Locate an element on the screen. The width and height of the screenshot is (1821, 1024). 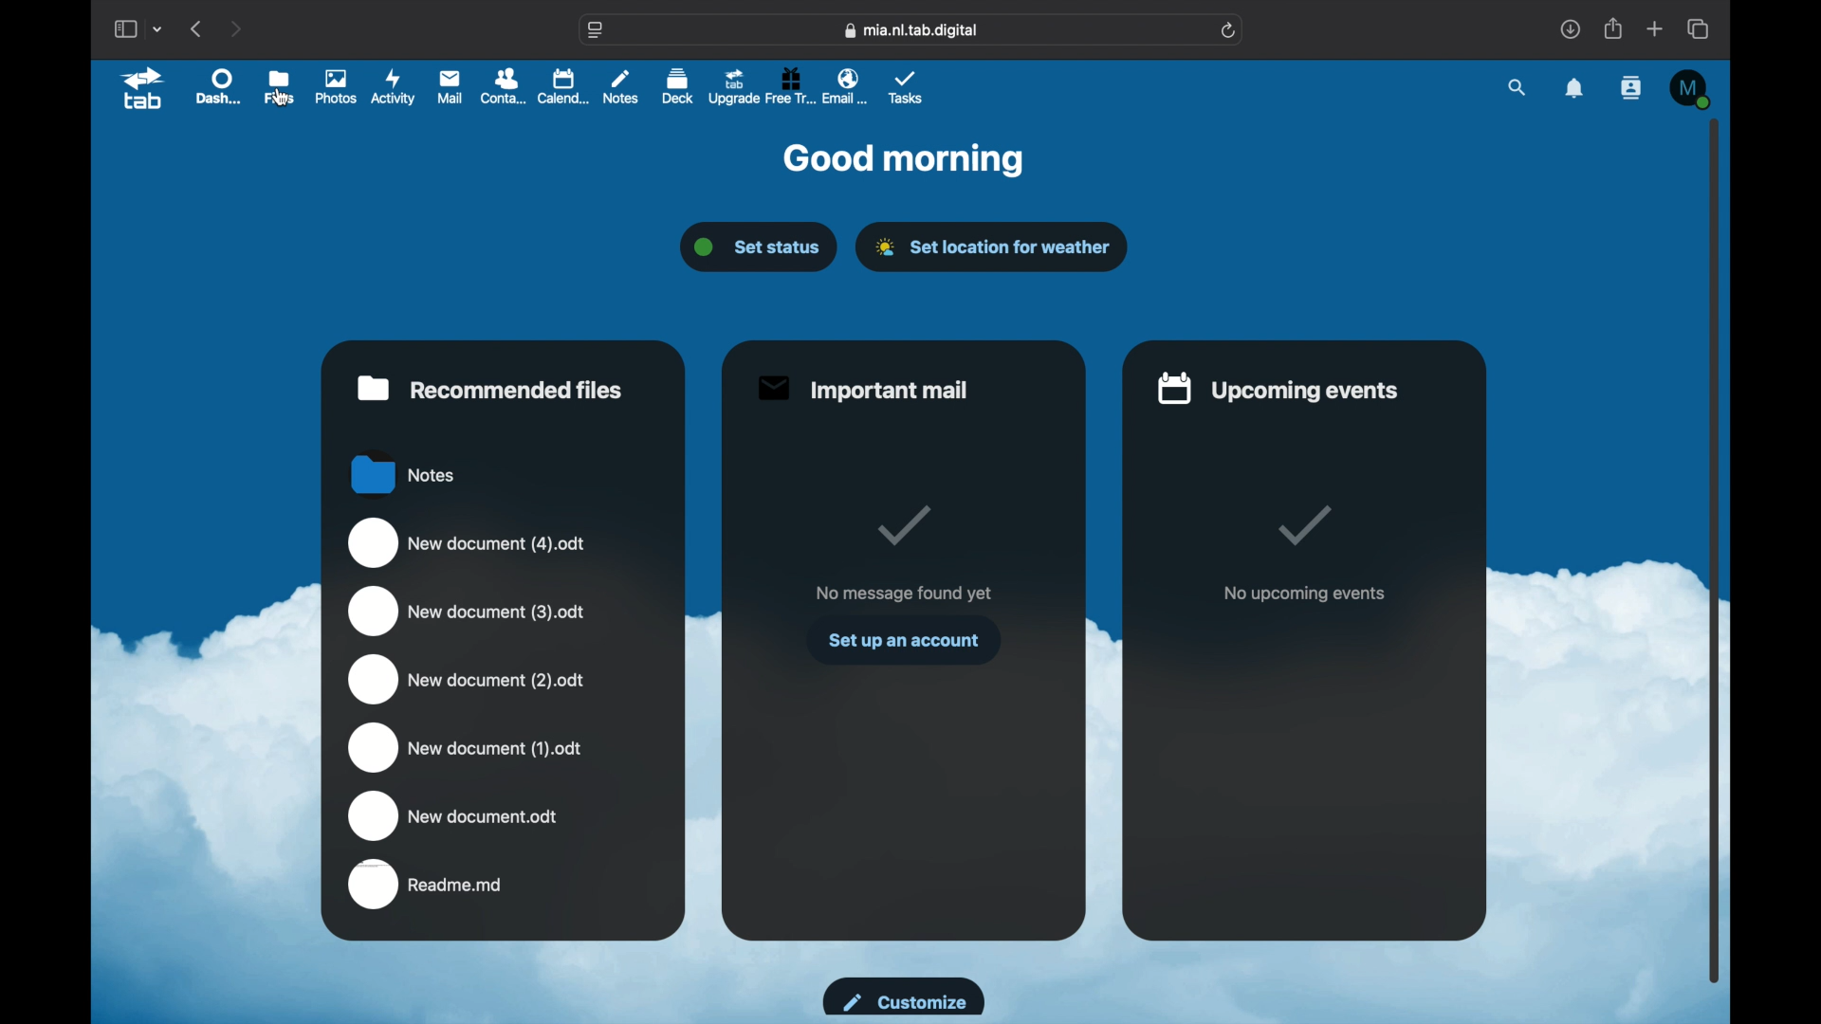
show sidebar is located at coordinates (124, 28).